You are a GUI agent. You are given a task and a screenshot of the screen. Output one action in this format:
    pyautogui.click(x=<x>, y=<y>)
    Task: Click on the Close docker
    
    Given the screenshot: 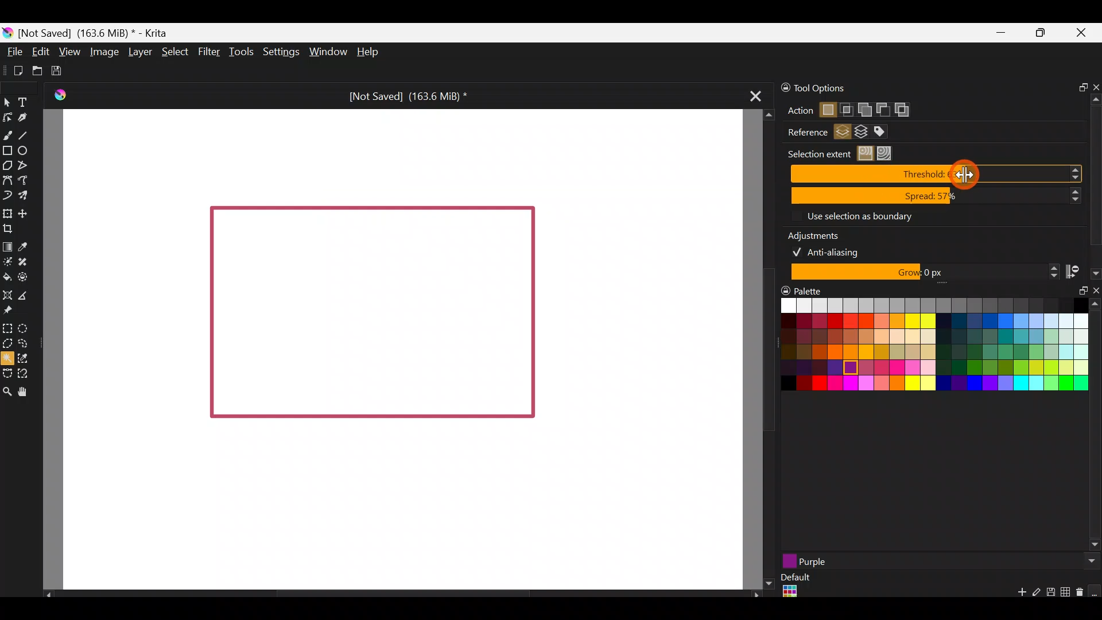 What is the action you would take?
    pyautogui.click(x=1095, y=293)
    